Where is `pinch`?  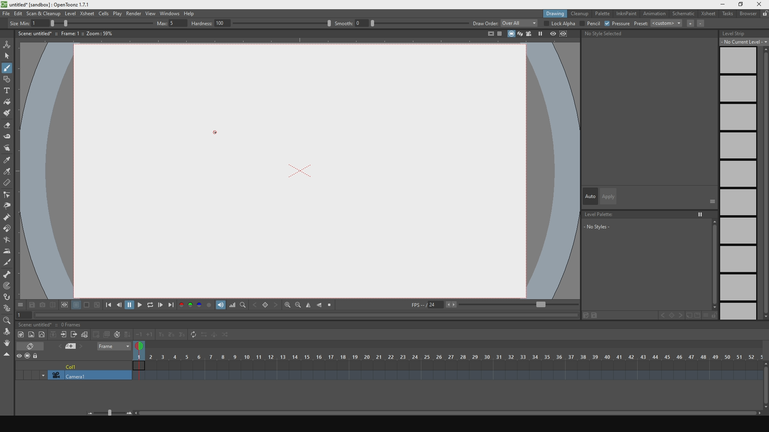
pinch is located at coordinates (7, 206).